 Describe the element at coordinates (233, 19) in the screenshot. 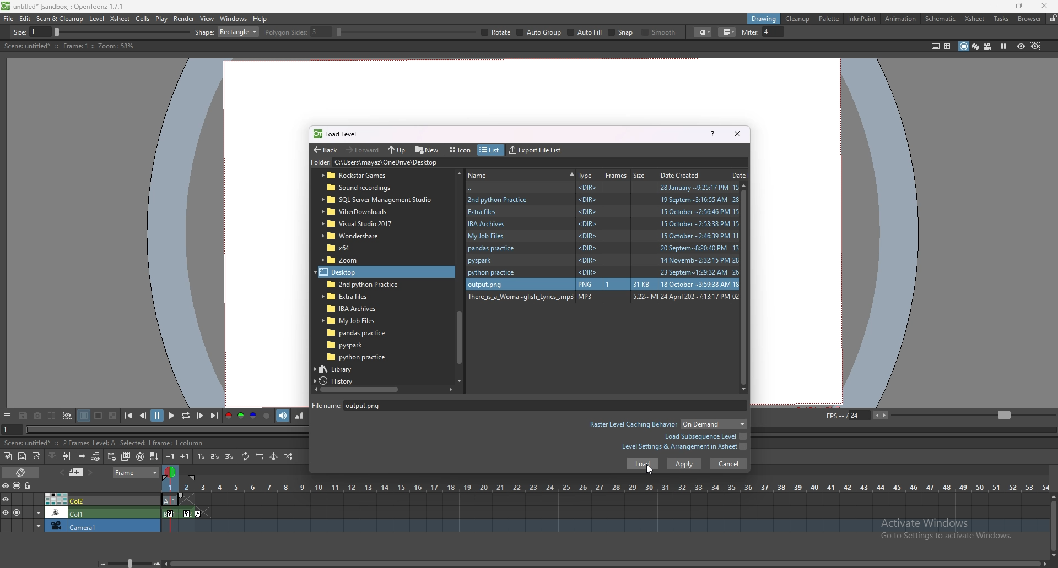

I see `windows` at that location.